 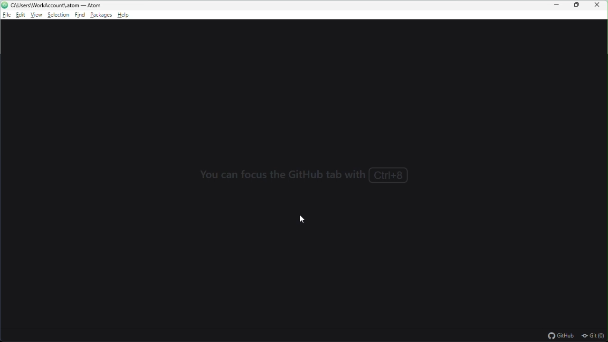 I want to click on You can focus the GitHub tab with Ctrl+8, so click(x=306, y=178).